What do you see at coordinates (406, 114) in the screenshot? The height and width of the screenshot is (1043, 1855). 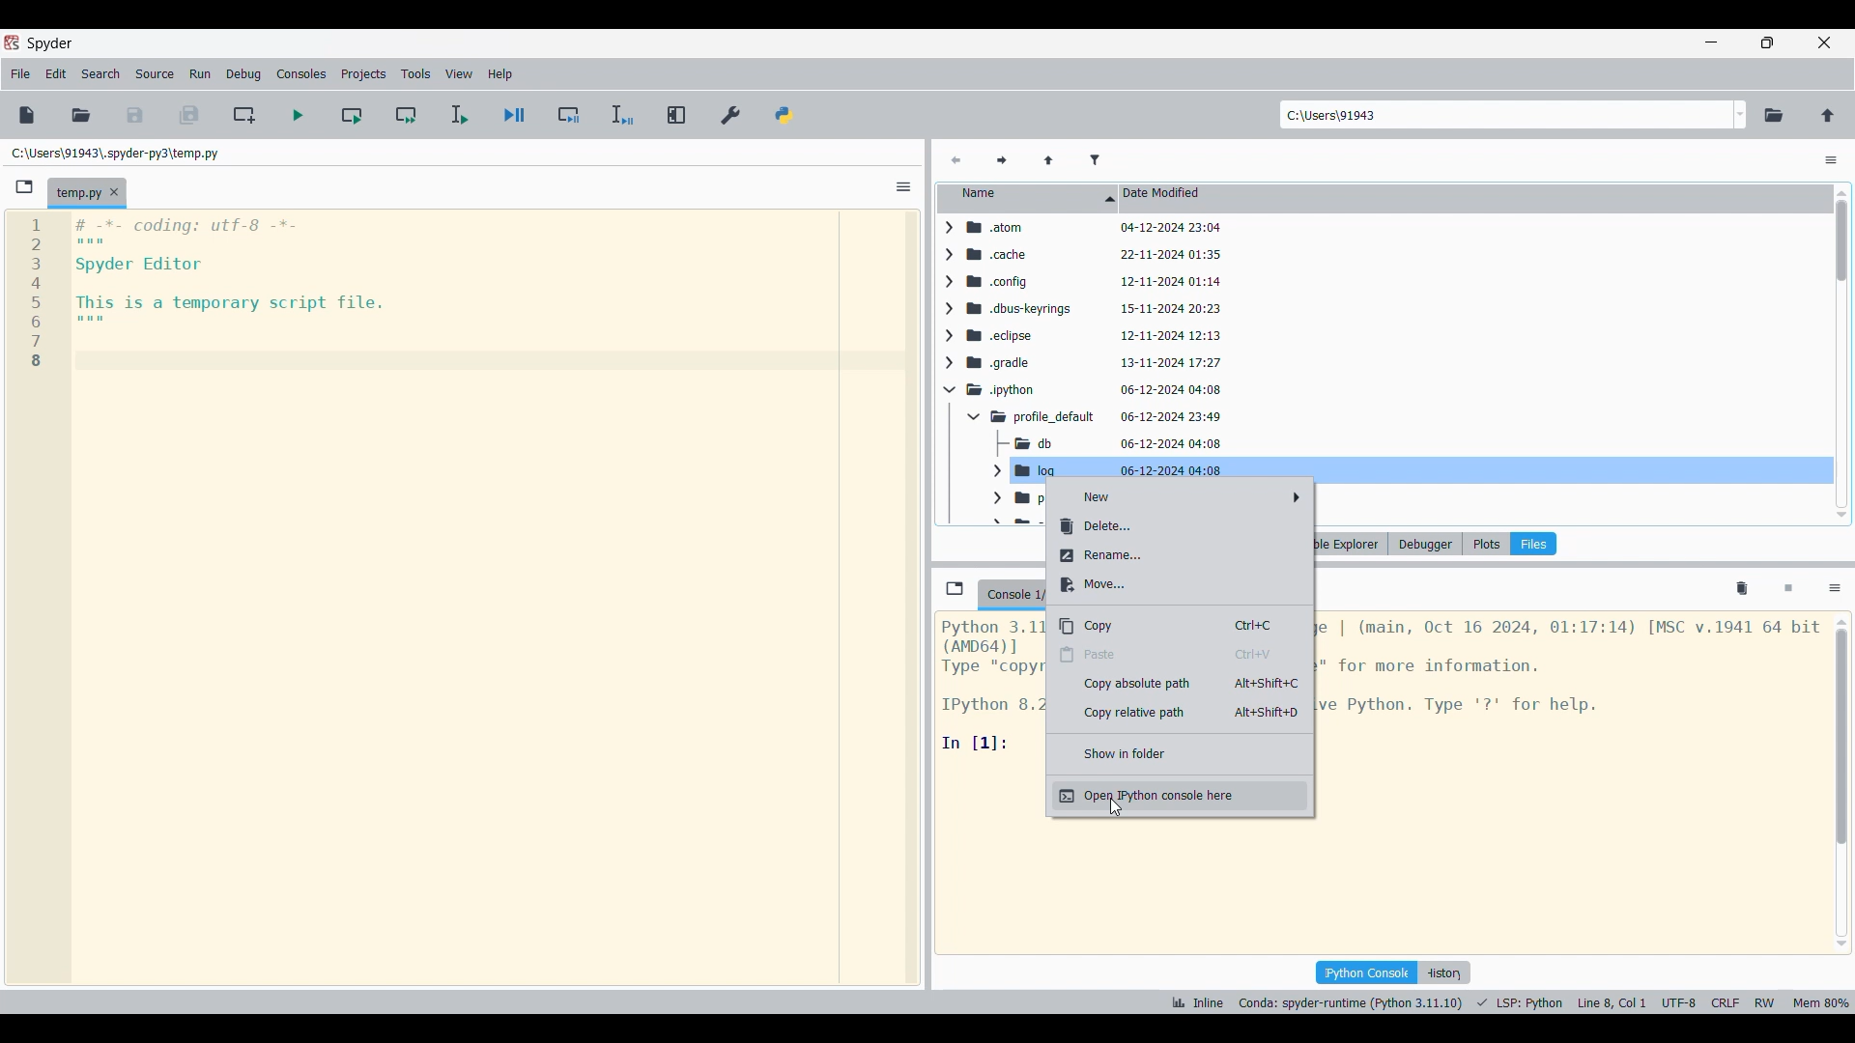 I see `Run current cell and fo to next one` at bounding box center [406, 114].